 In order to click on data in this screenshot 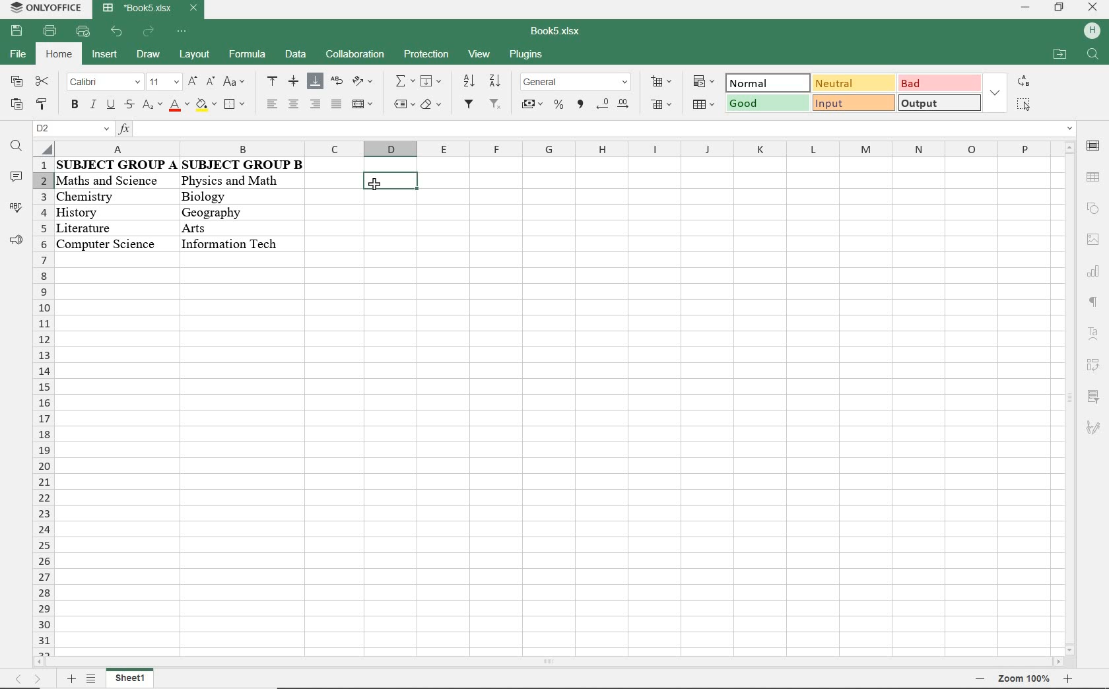, I will do `click(296, 53)`.